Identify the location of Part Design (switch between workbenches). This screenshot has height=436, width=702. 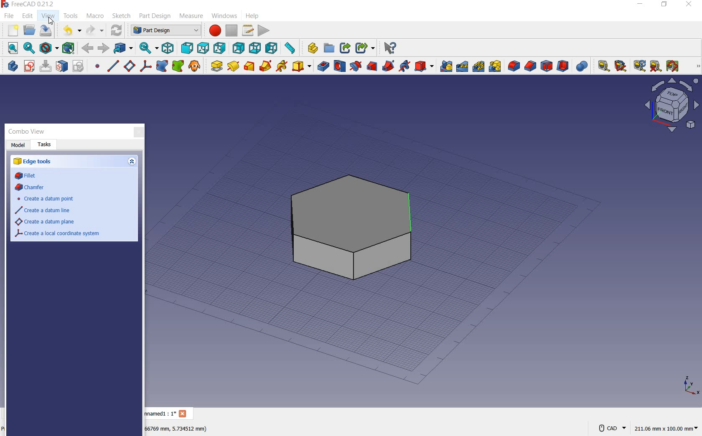
(165, 30).